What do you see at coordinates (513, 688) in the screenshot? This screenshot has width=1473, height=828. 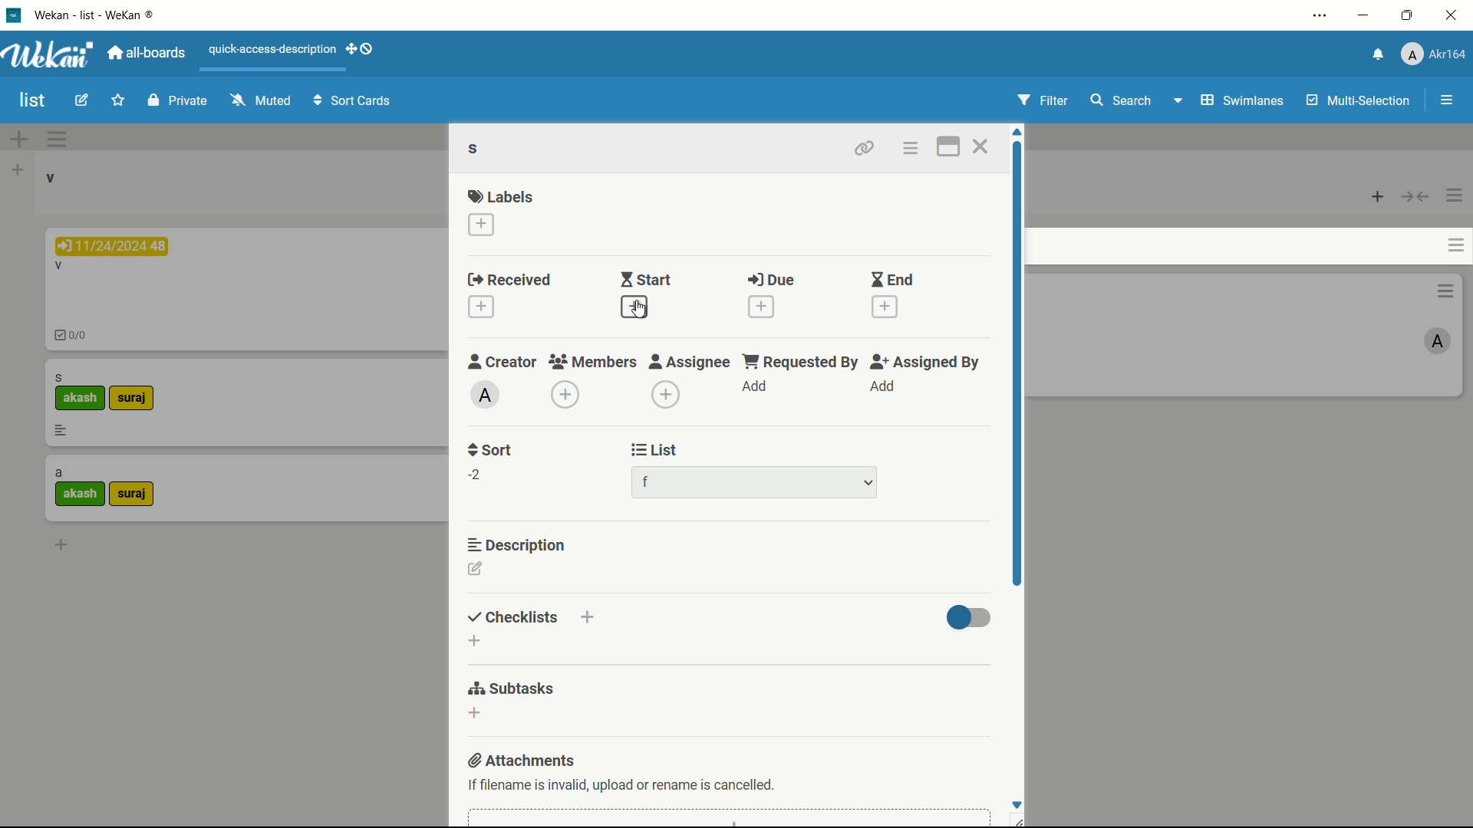 I see `subtasks` at bounding box center [513, 688].